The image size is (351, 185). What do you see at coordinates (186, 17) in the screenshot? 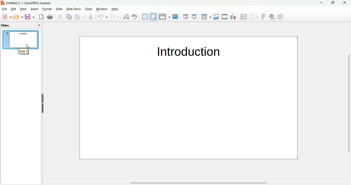
I see `start from first slide` at bounding box center [186, 17].